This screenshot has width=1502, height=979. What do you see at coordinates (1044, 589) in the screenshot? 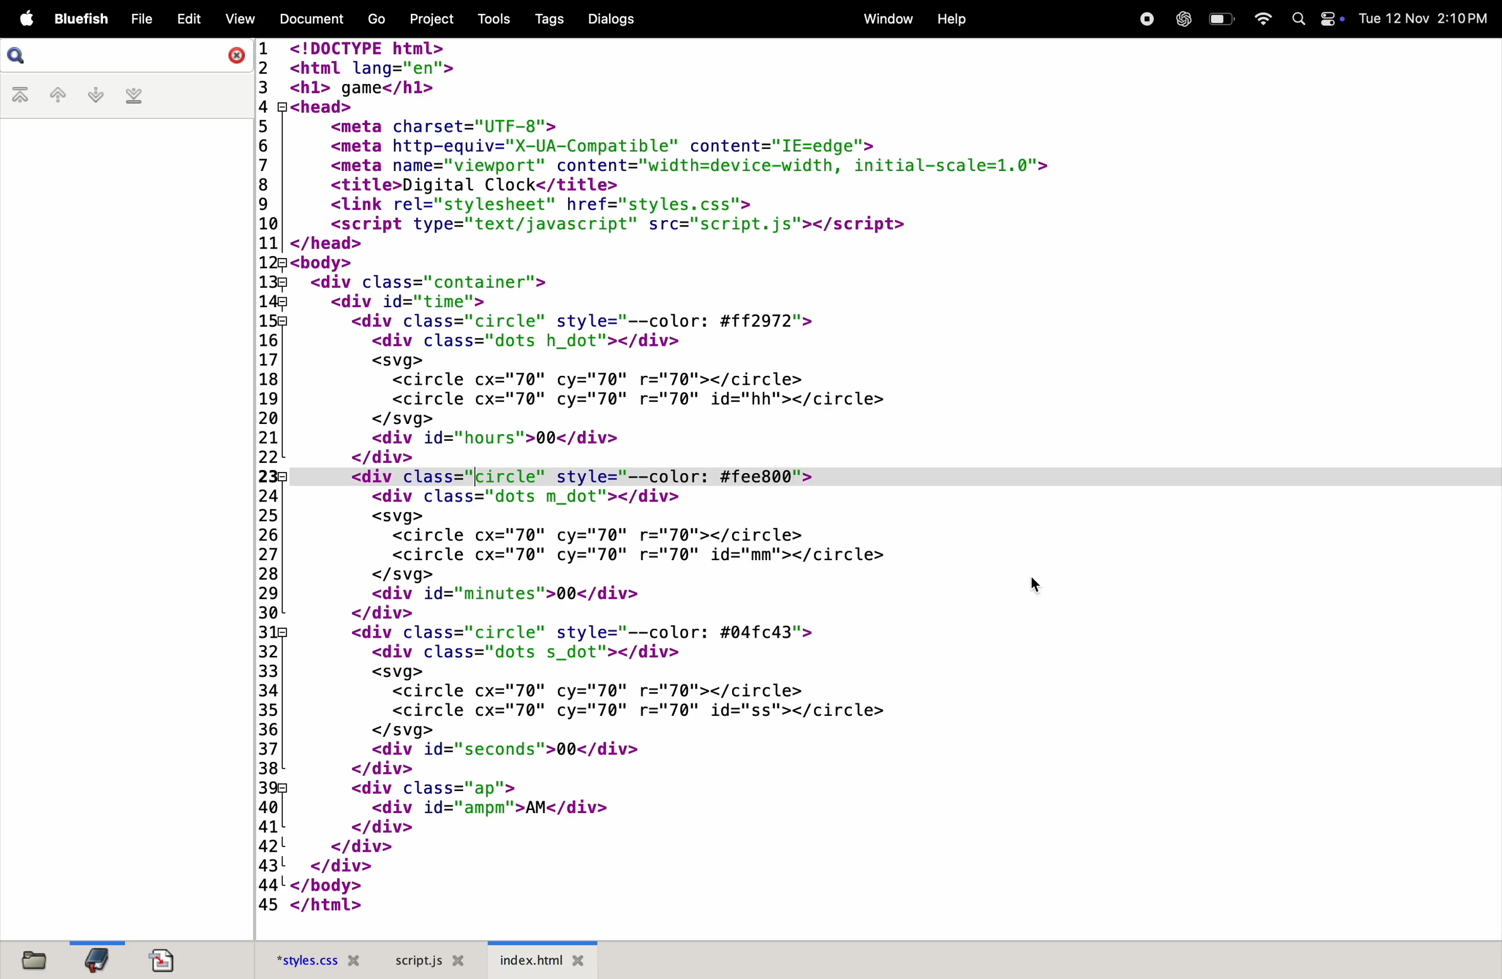
I see `cursor` at bounding box center [1044, 589].